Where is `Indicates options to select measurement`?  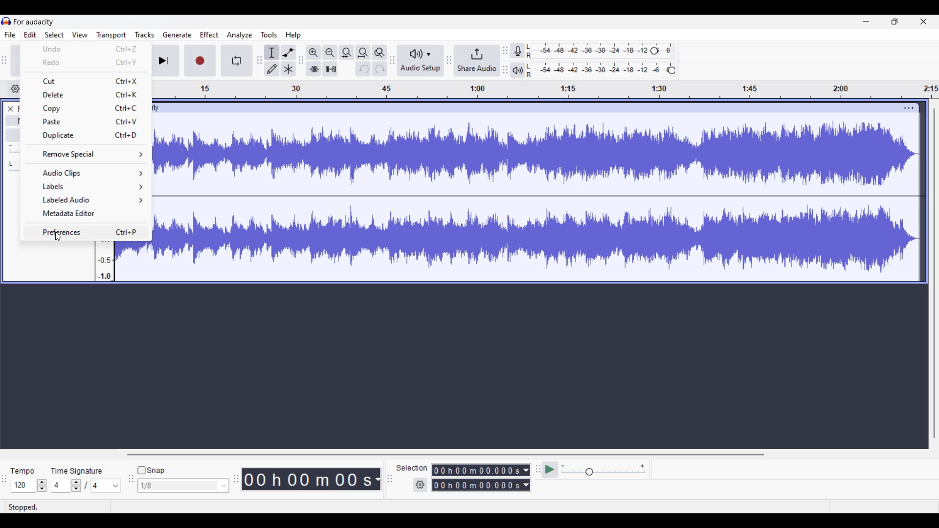
Indicates options to select measurement is located at coordinates (412, 468).